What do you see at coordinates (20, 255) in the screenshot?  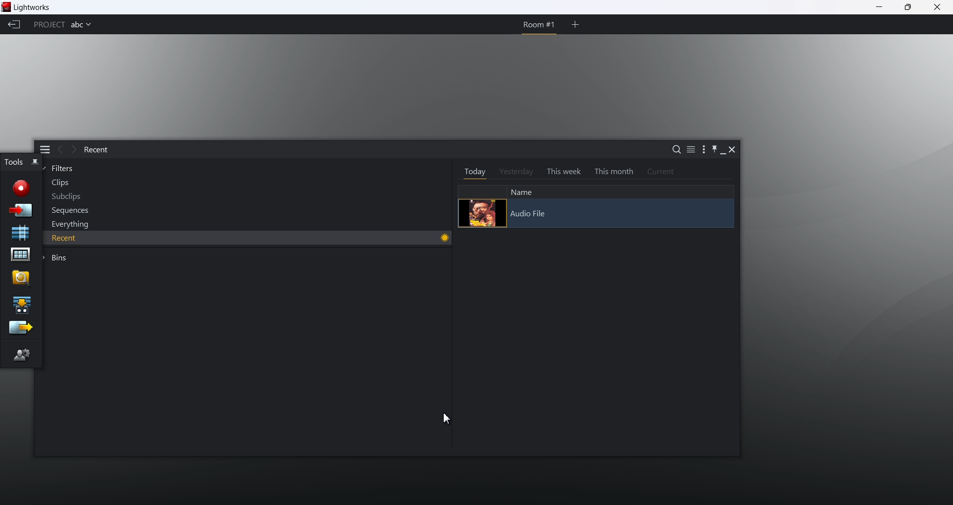 I see `project contents` at bounding box center [20, 255].